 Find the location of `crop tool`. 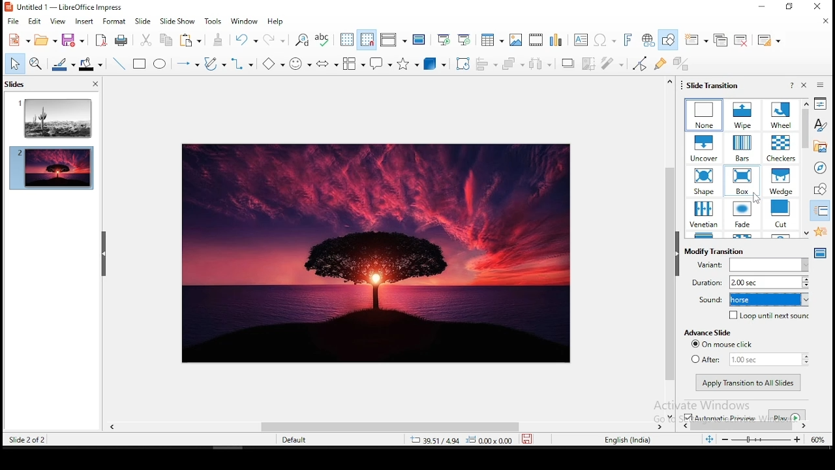

crop tool is located at coordinates (463, 63).